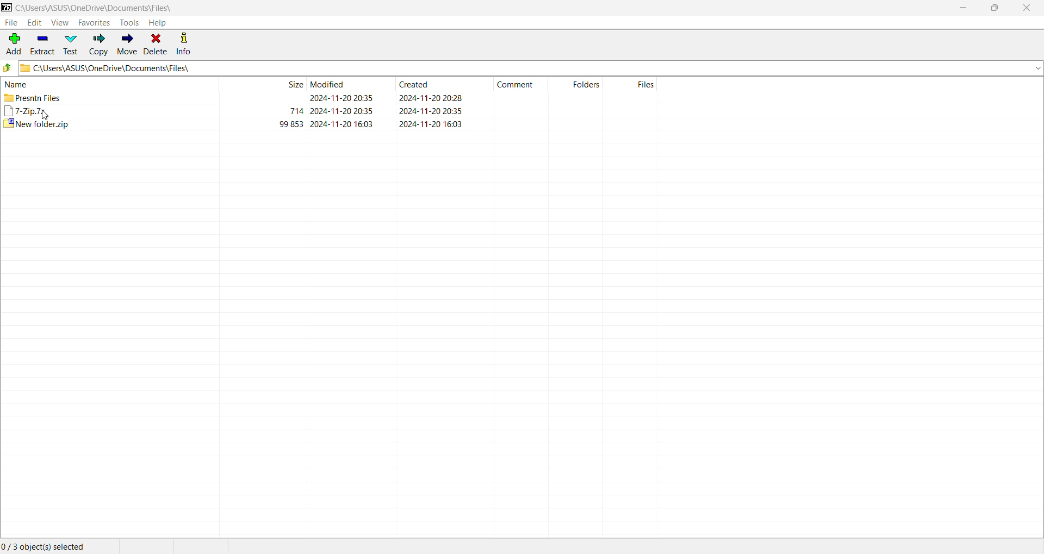 The image size is (1044, 554). What do you see at coordinates (33, 23) in the screenshot?
I see `Edit` at bounding box center [33, 23].